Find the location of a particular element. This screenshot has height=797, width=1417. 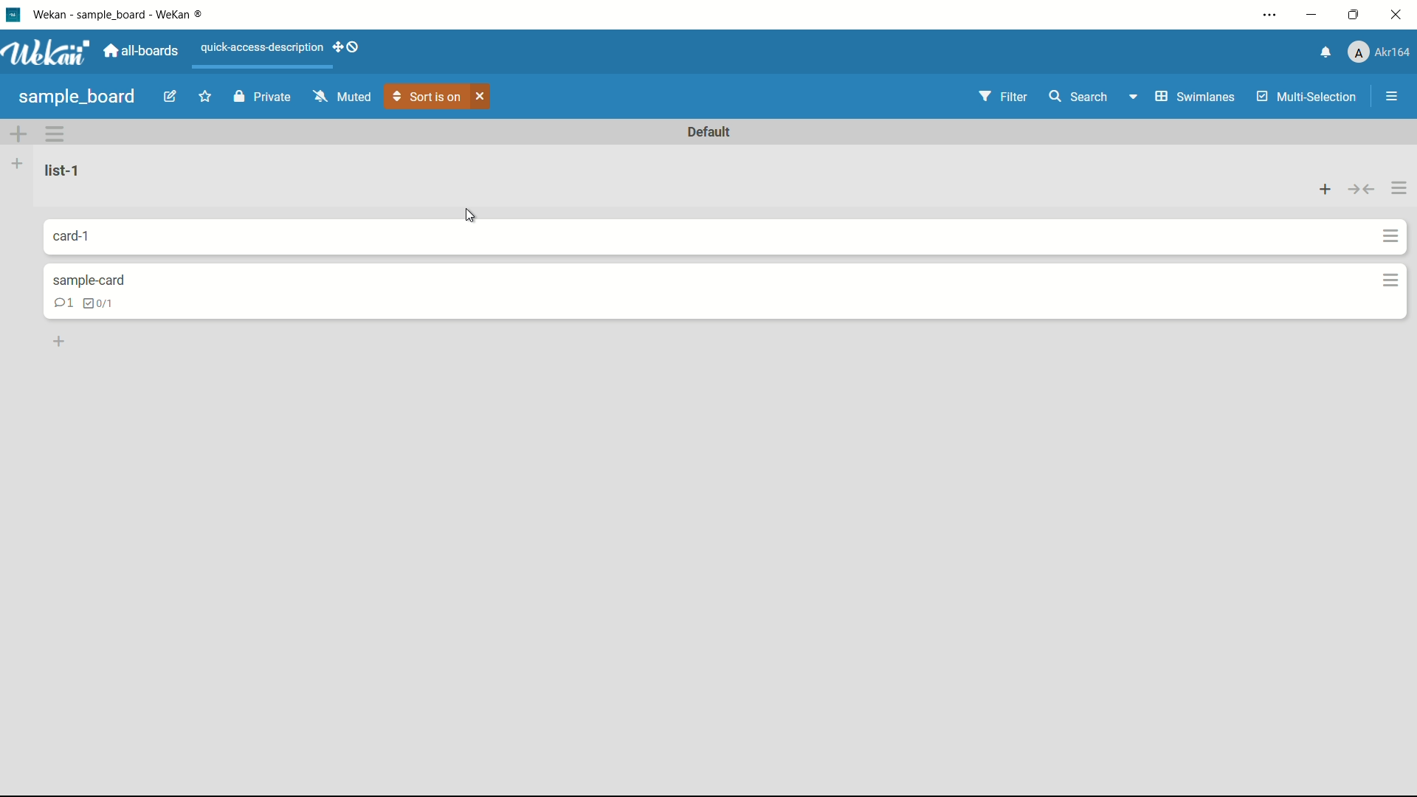

settings and more is located at coordinates (1270, 15).